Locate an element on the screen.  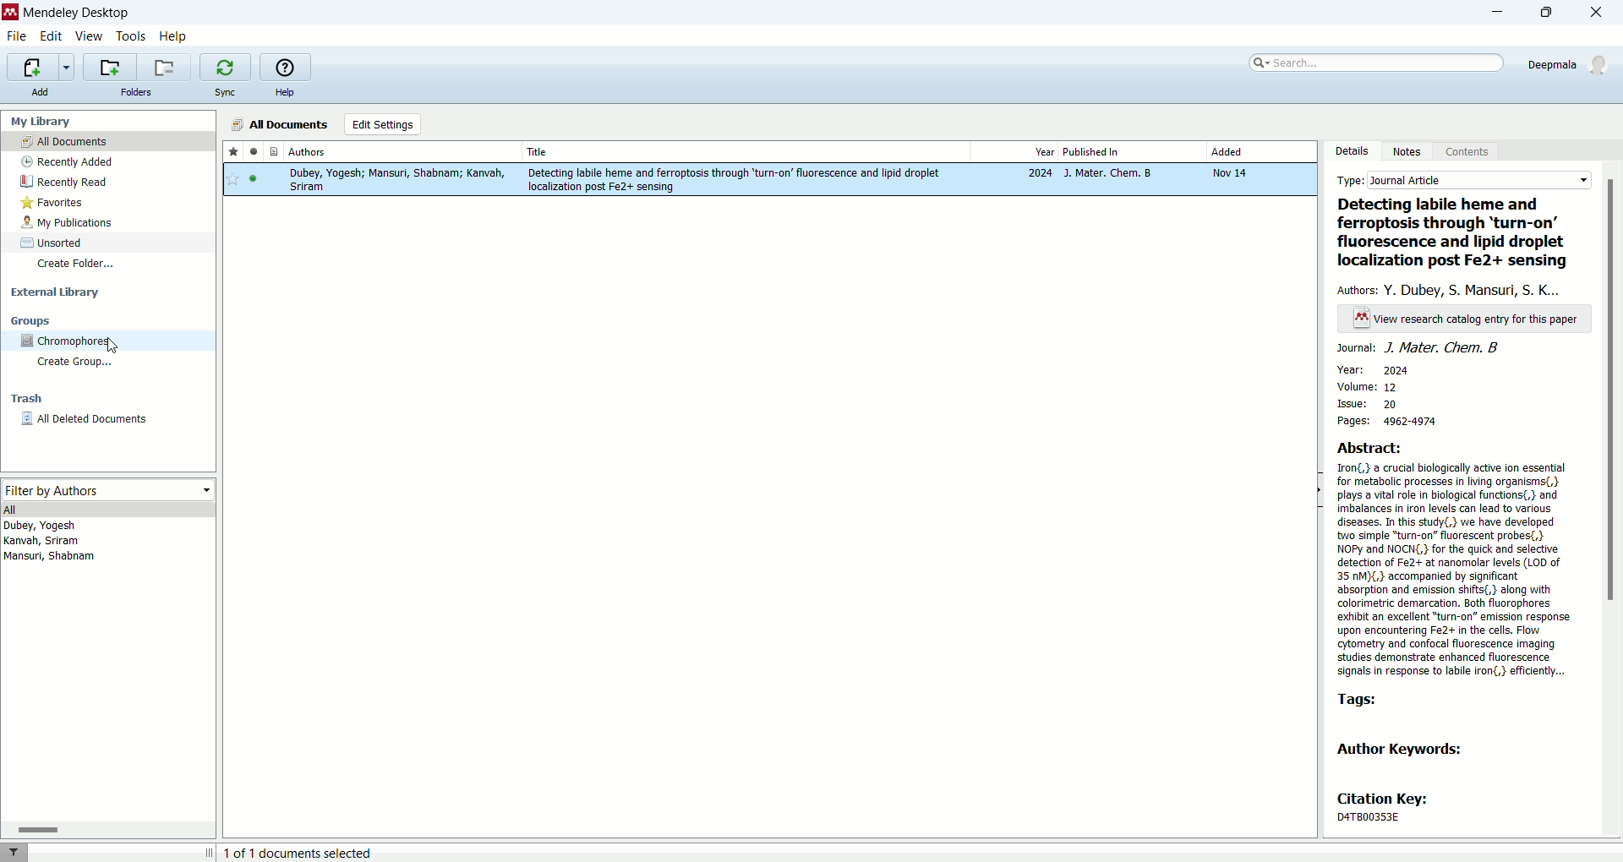
trash is located at coordinates (25, 400).